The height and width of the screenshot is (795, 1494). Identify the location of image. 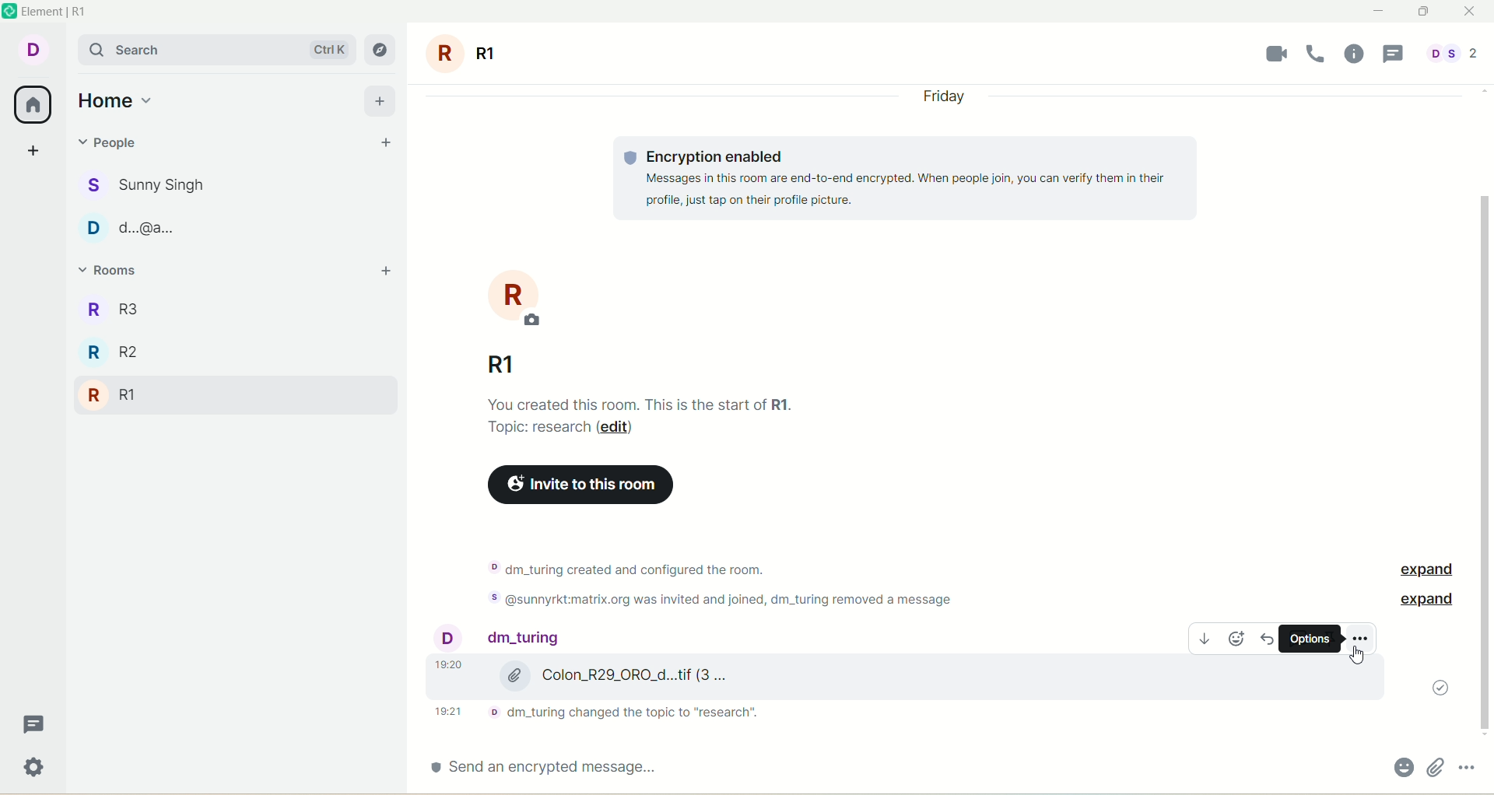
(908, 677).